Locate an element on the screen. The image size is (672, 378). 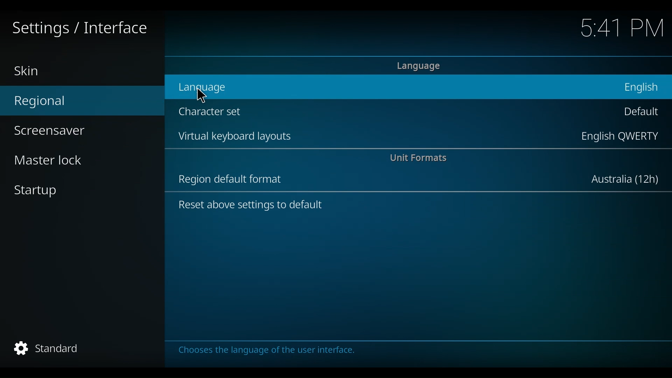
language english is located at coordinates (419, 87).